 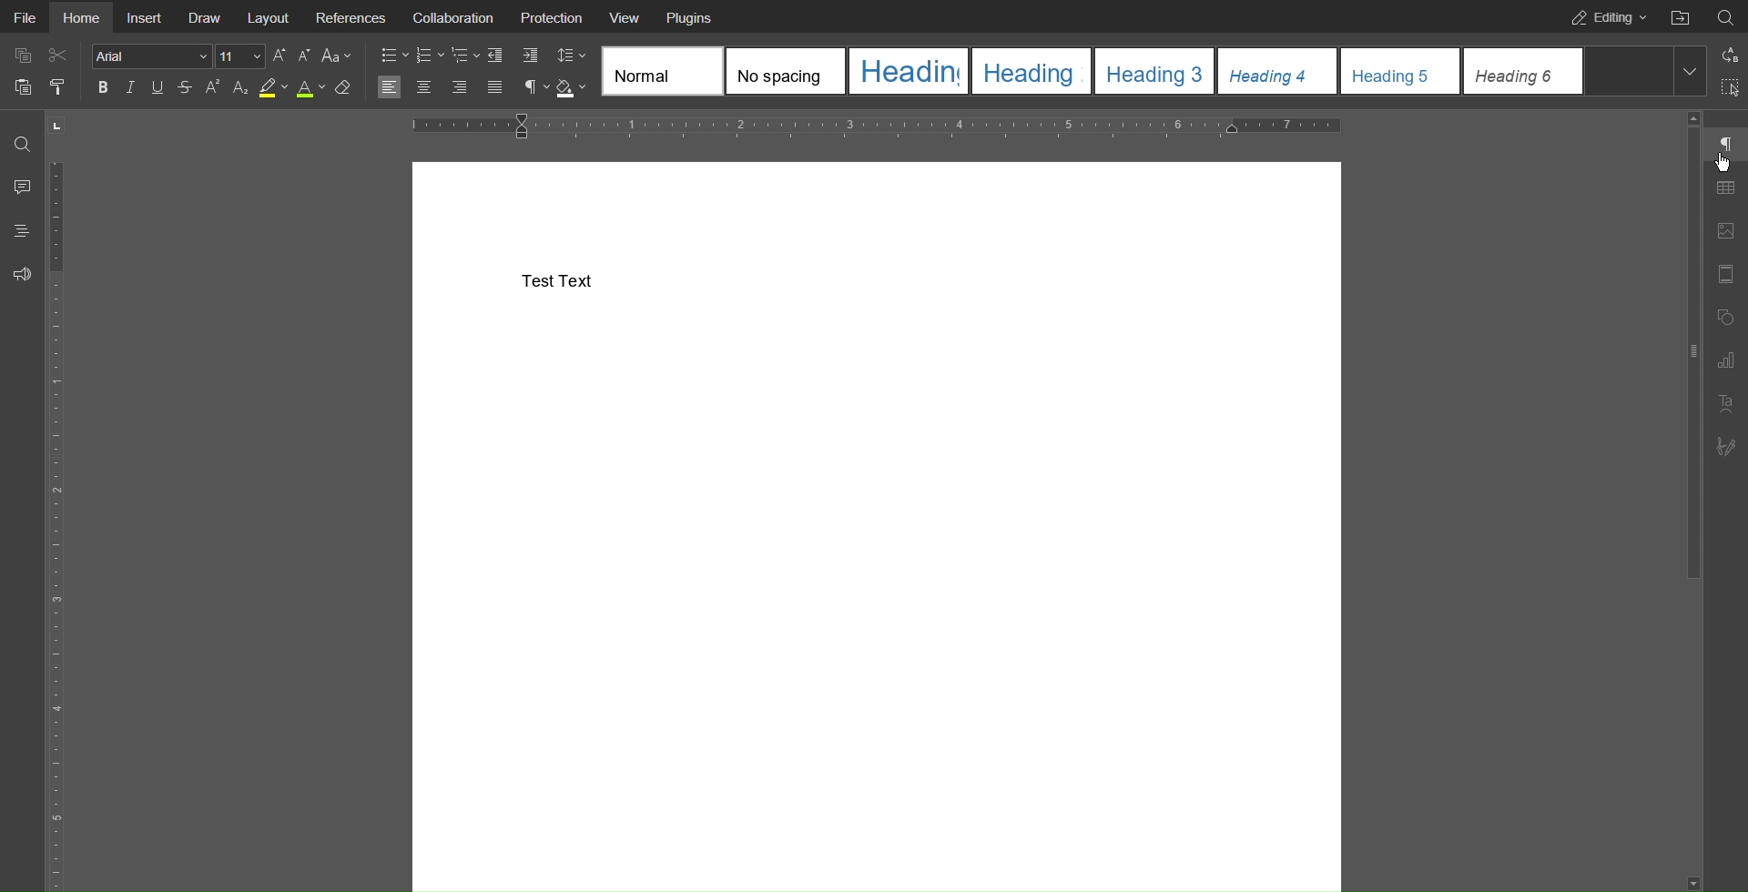 I want to click on References, so click(x=351, y=16).